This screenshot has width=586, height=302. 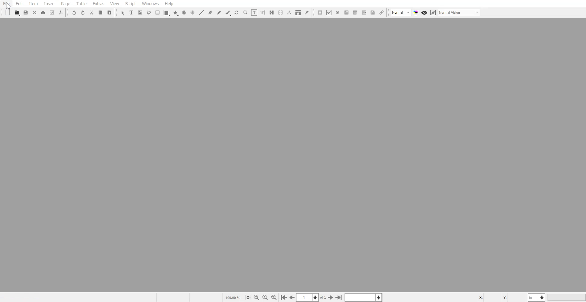 What do you see at coordinates (169, 4) in the screenshot?
I see `Help` at bounding box center [169, 4].